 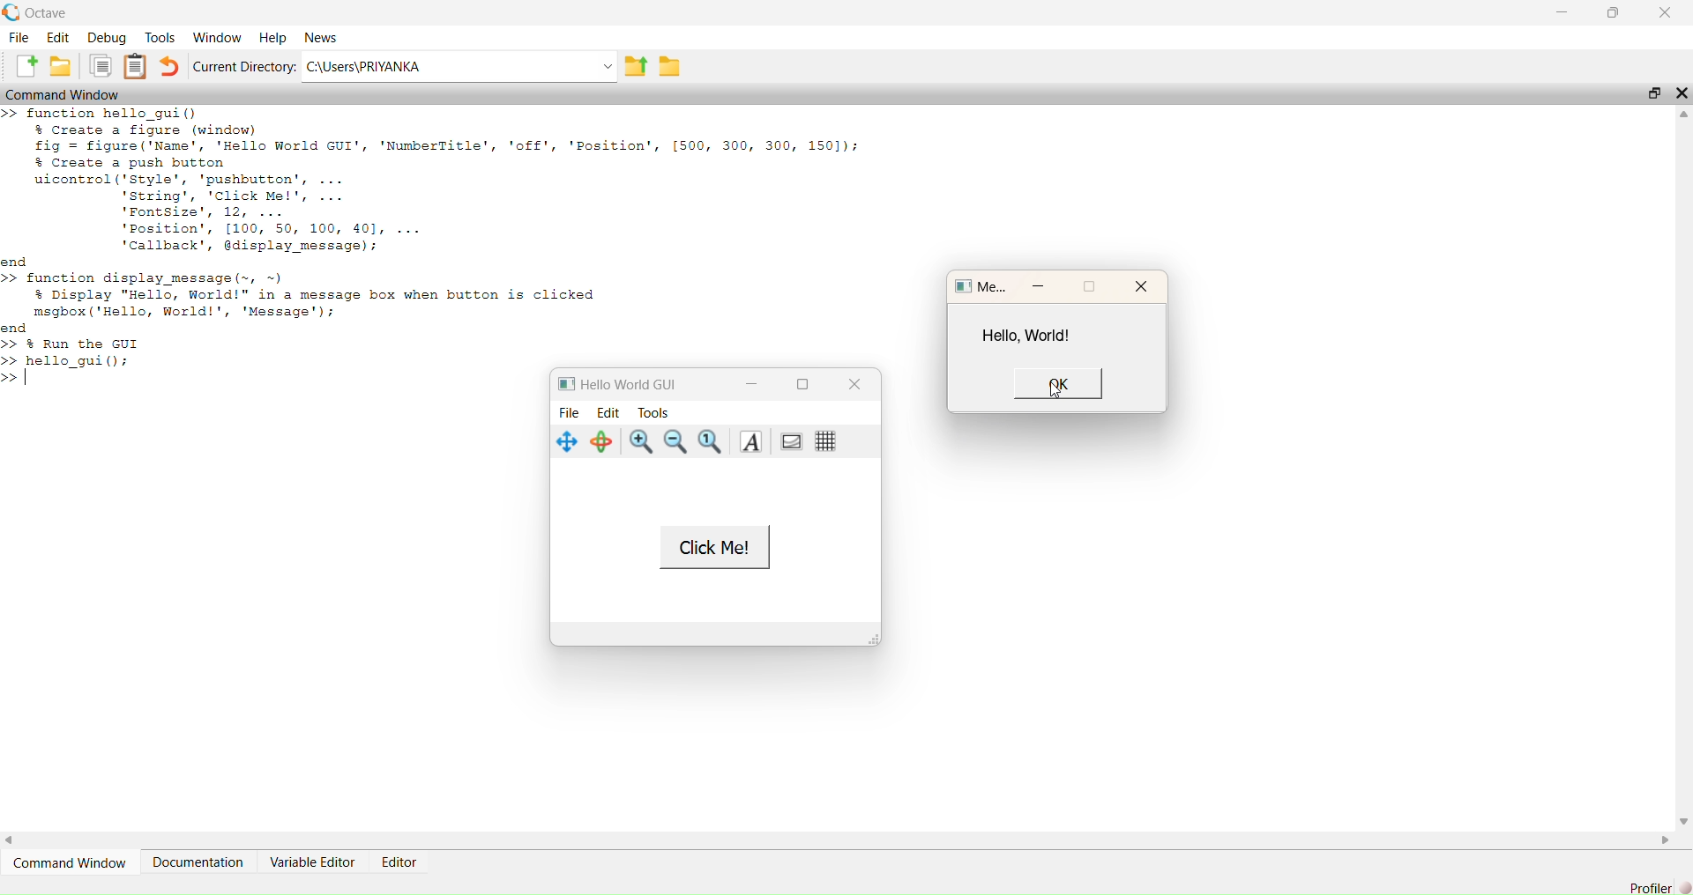 What do you see at coordinates (71, 94) in the screenshot?
I see `Command Window` at bounding box center [71, 94].